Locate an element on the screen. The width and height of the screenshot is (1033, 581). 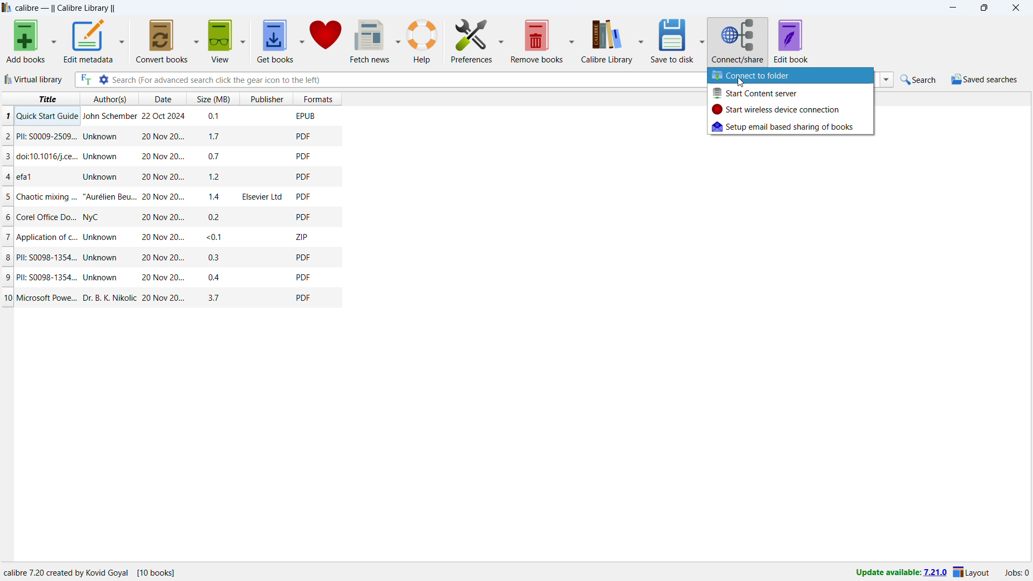
enter search string is located at coordinates (408, 79).